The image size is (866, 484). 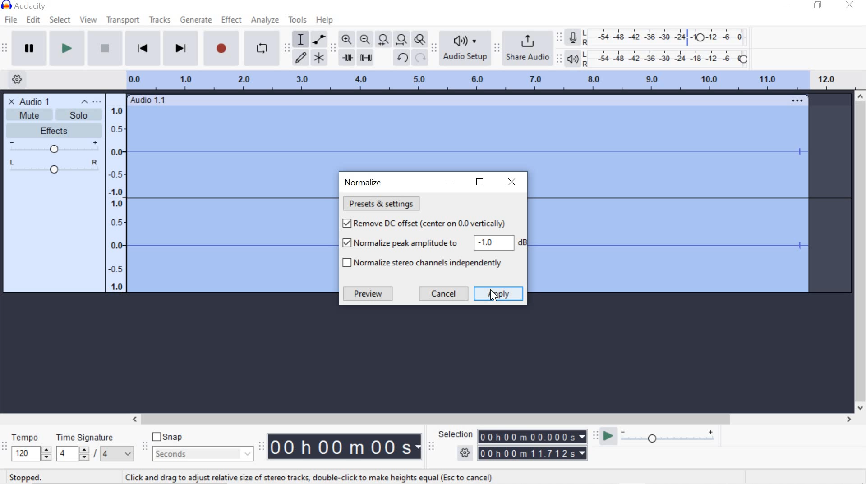 I want to click on Trim audio outside selection, so click(x=347, y=57).